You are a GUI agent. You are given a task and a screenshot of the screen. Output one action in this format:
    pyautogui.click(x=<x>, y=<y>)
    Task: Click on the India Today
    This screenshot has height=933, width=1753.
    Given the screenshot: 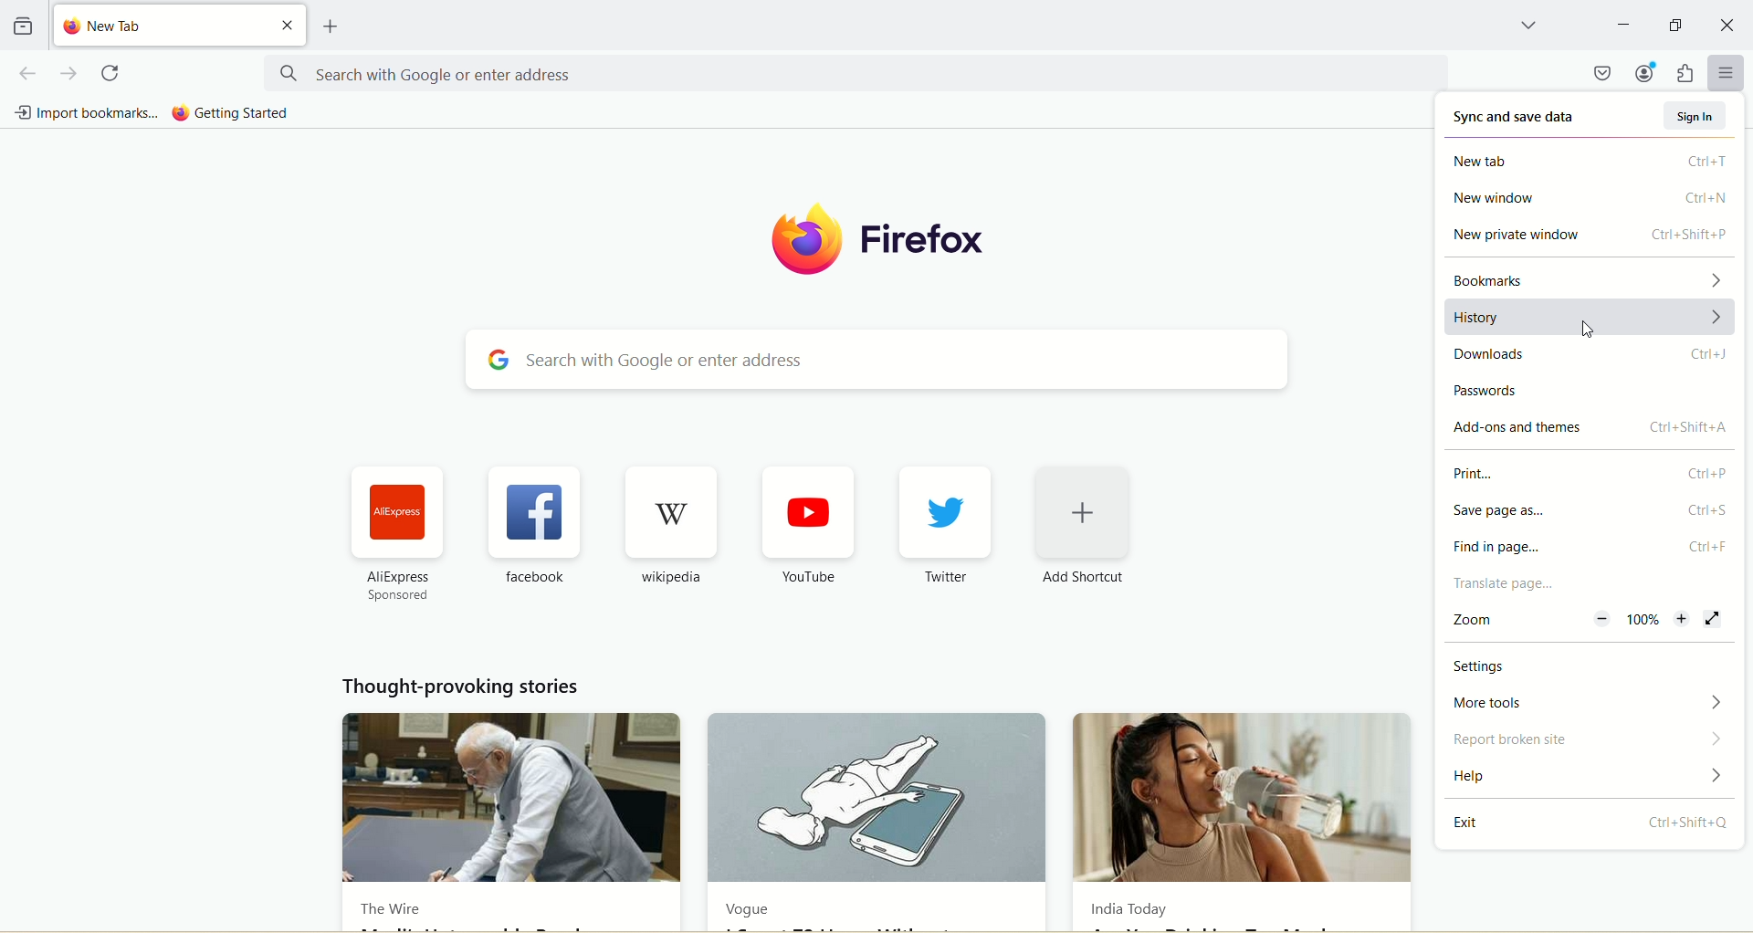 What is the action you would take?
    pyautogui.click(x=1127, y=909)
    